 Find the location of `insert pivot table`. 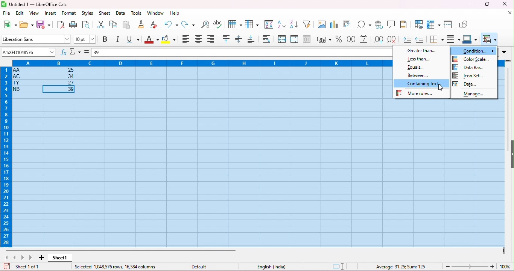

insert pivot table is located at coordinates (348, 24).